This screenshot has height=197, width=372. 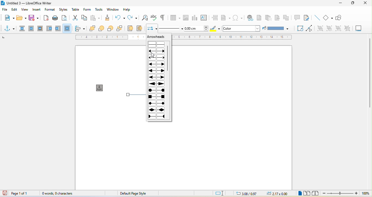 I want to click on none, so click(x=22, y=29).